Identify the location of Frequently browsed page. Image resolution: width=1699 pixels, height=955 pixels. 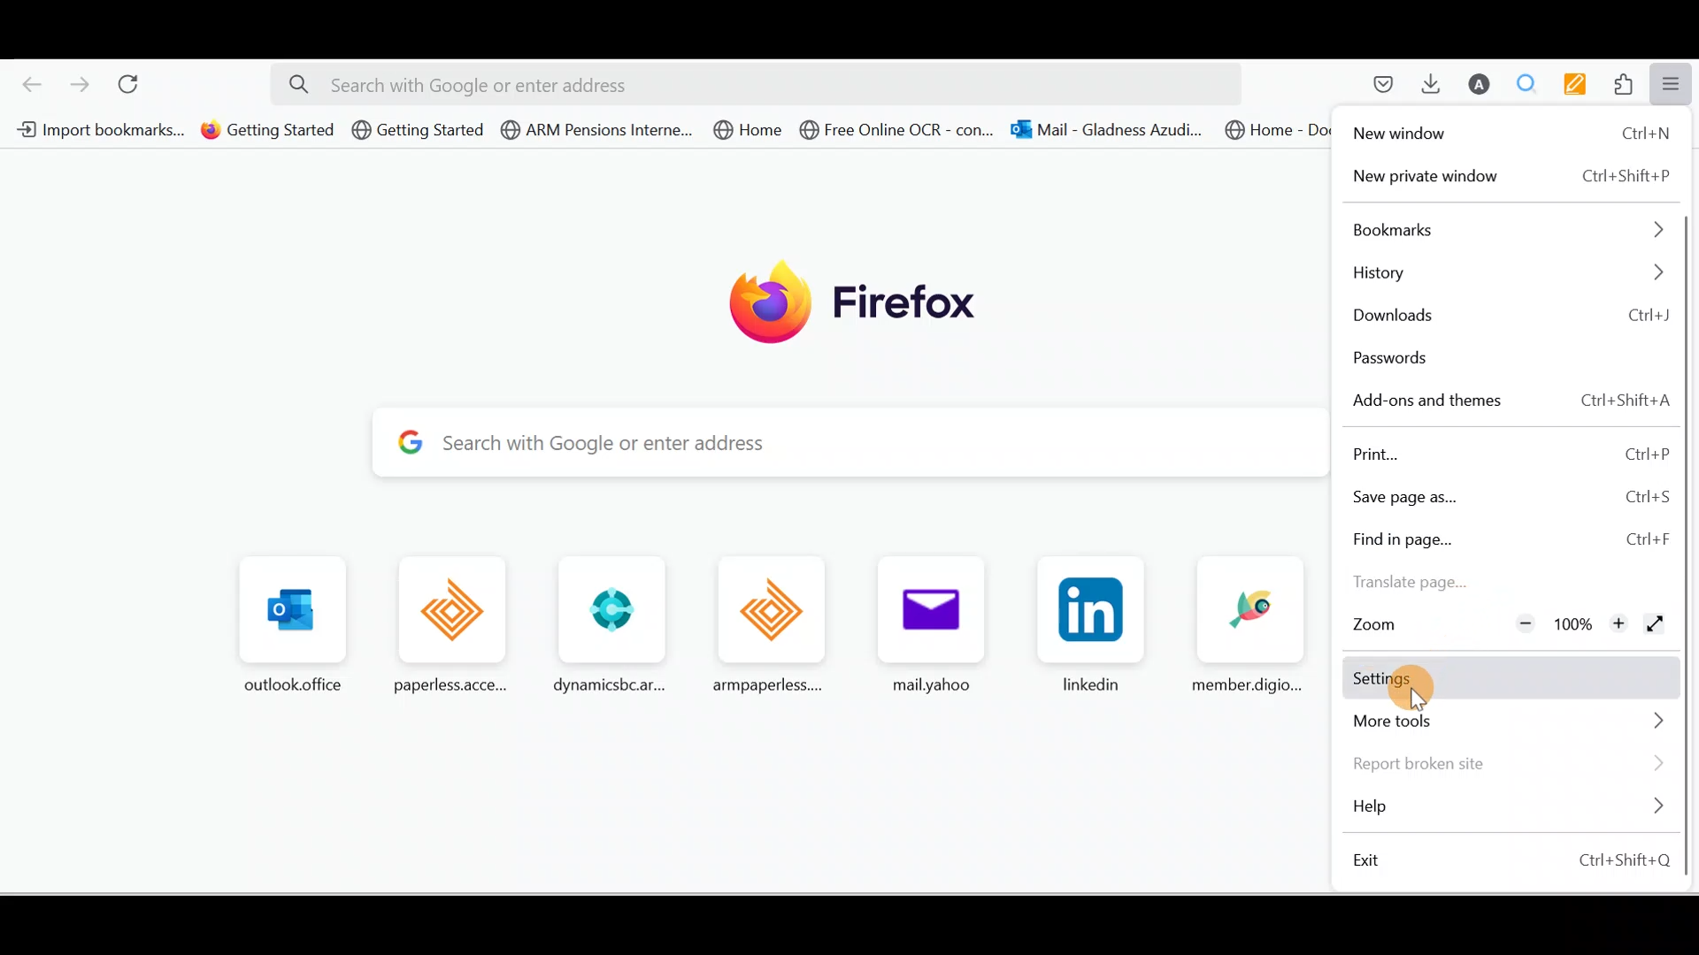
(1087, 625).